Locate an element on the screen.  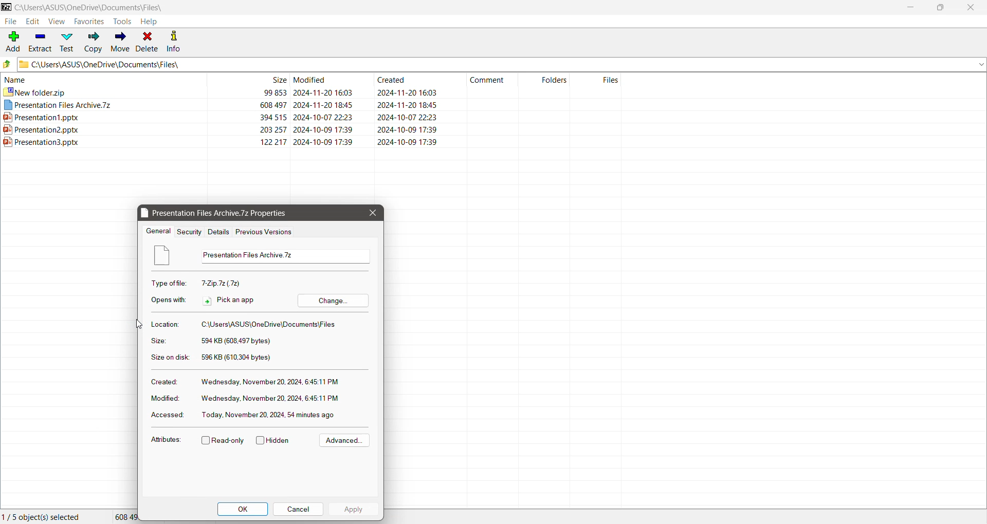
File size on disk is located at coordinates (238, 358).